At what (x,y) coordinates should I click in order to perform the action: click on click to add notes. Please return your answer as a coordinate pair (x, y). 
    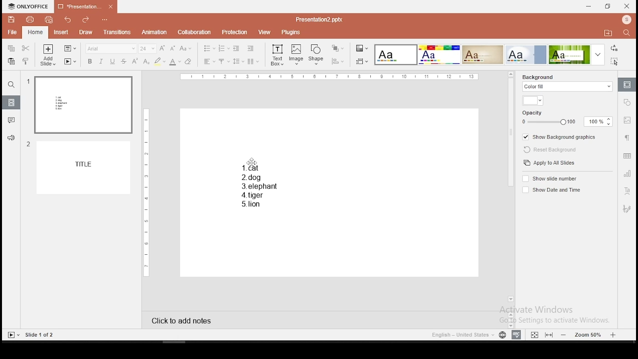
    Looking at the image, I should click on (178, 321).